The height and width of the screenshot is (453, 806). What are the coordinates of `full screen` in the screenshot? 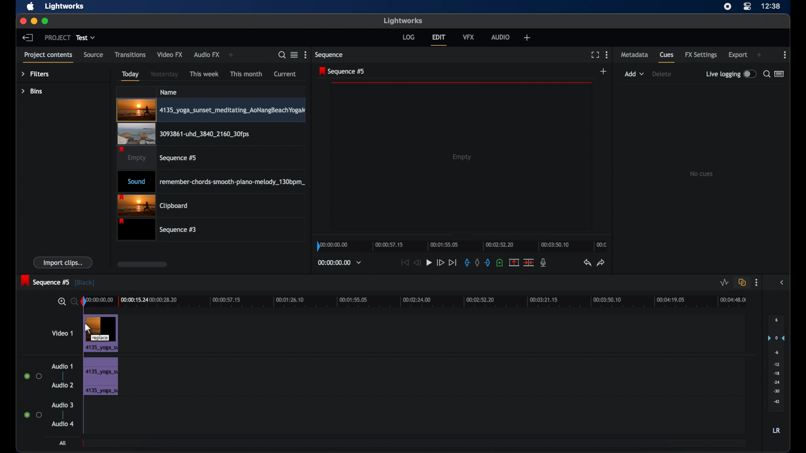 It's located at (595, 54).